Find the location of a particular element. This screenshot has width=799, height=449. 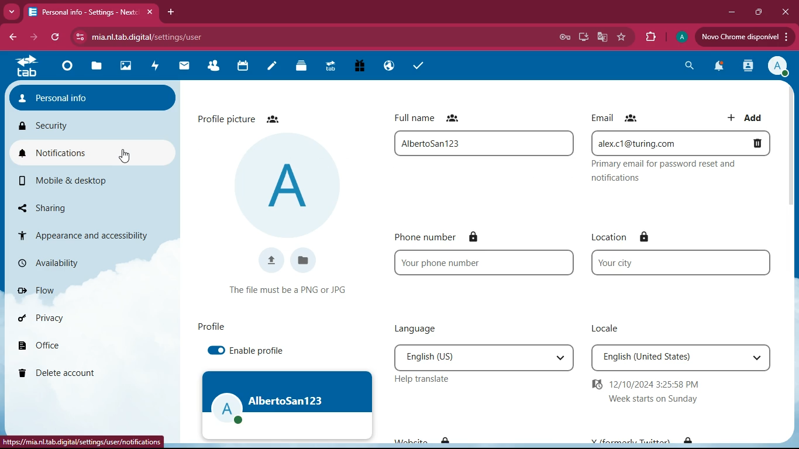

personal info is located at coordinates (94, 95).